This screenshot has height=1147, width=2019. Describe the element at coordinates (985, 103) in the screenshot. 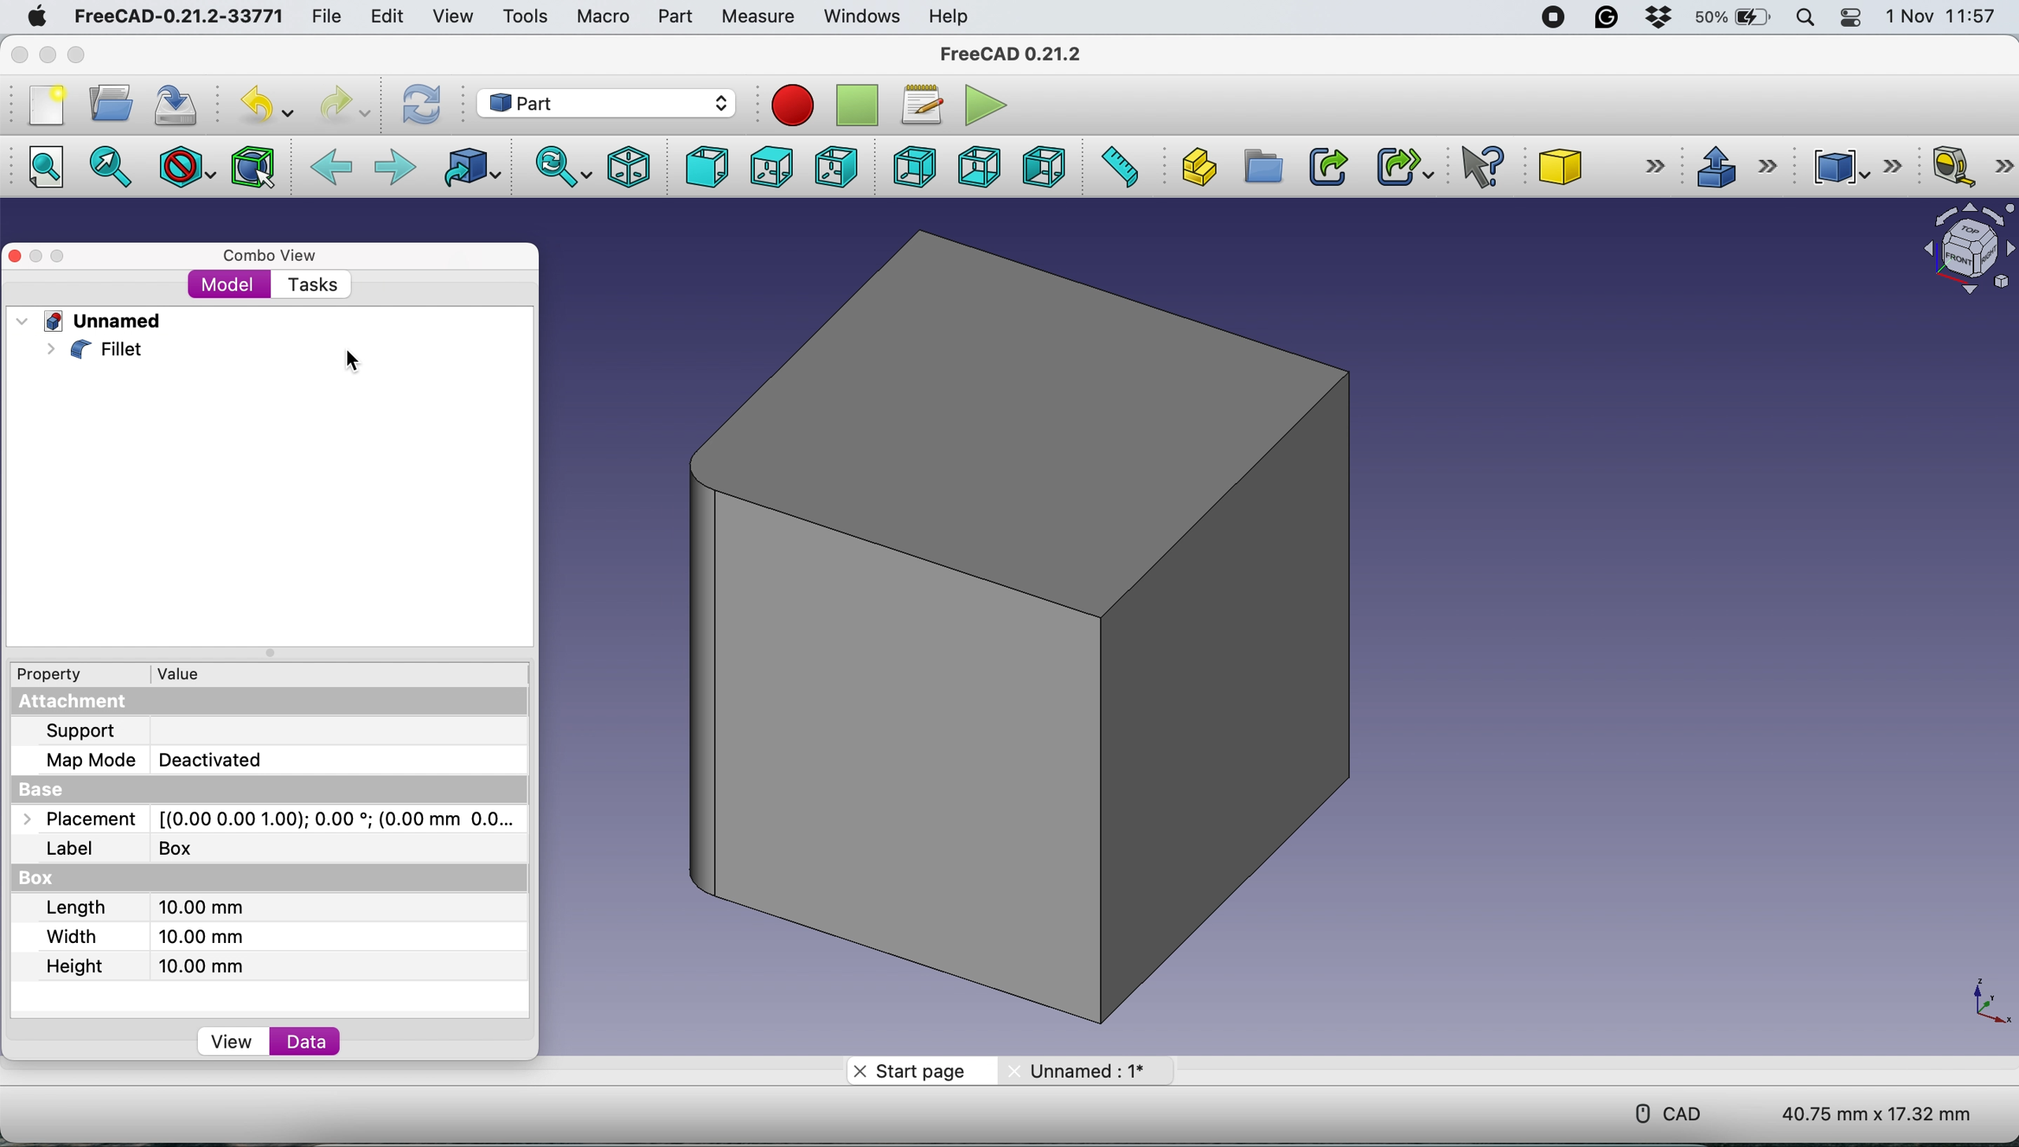

I see `execute macros` at that location.